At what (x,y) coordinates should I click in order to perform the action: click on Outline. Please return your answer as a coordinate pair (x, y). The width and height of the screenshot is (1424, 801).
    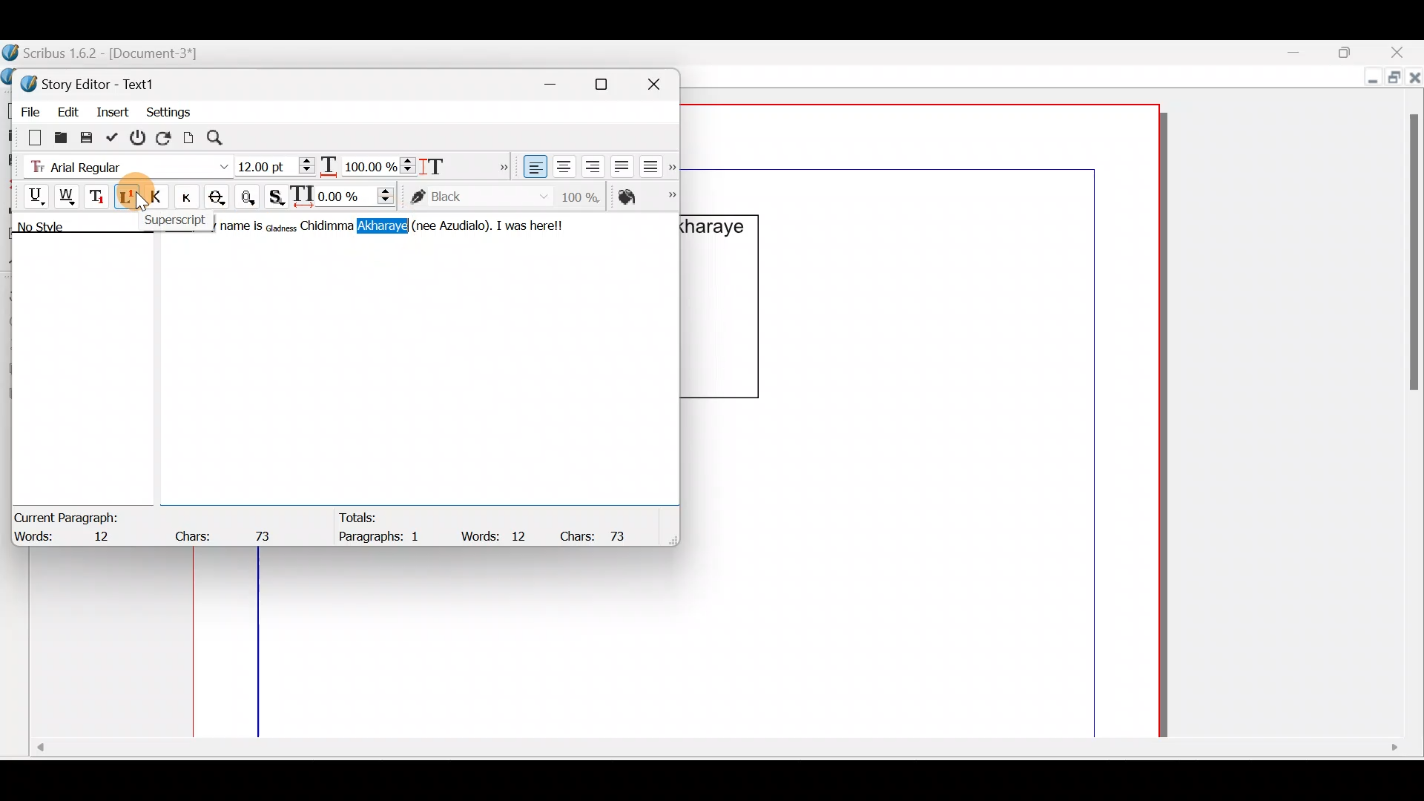
    Looking at the image, I should click on (251, 195).